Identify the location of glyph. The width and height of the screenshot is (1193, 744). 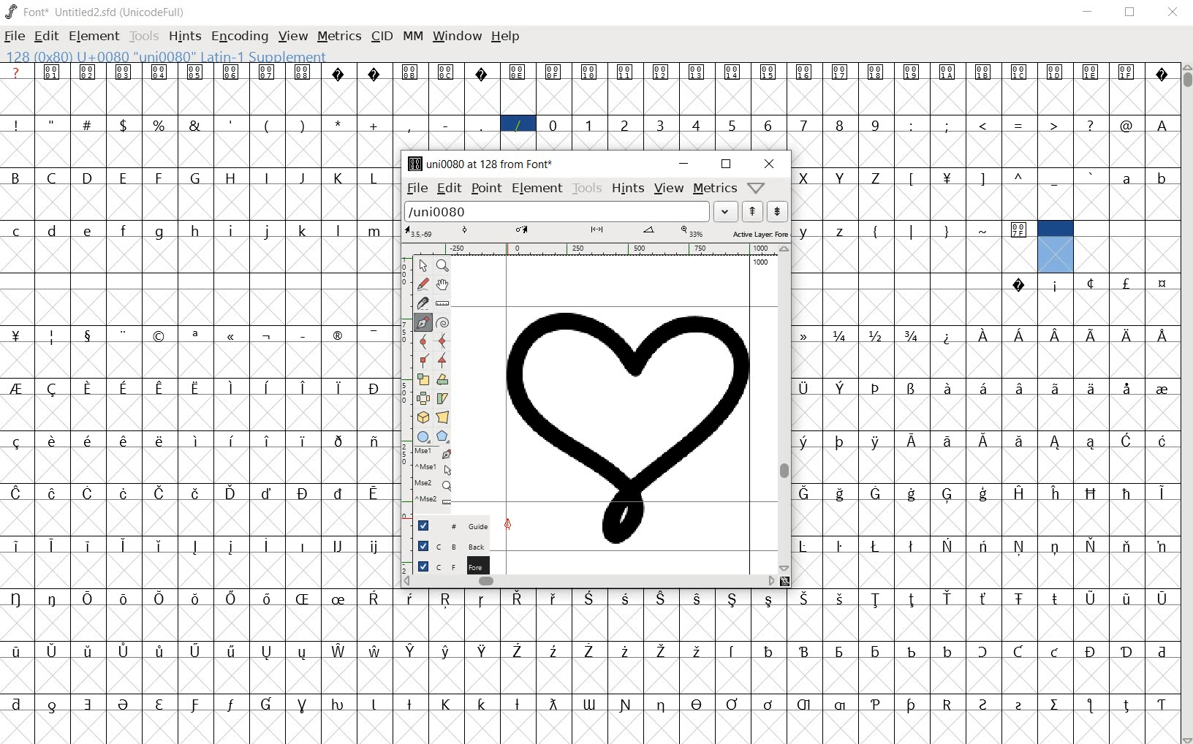
(876, 705).